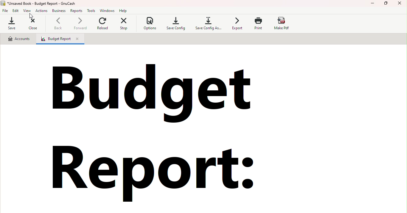  I want to click on Windows, so click(108, 10).